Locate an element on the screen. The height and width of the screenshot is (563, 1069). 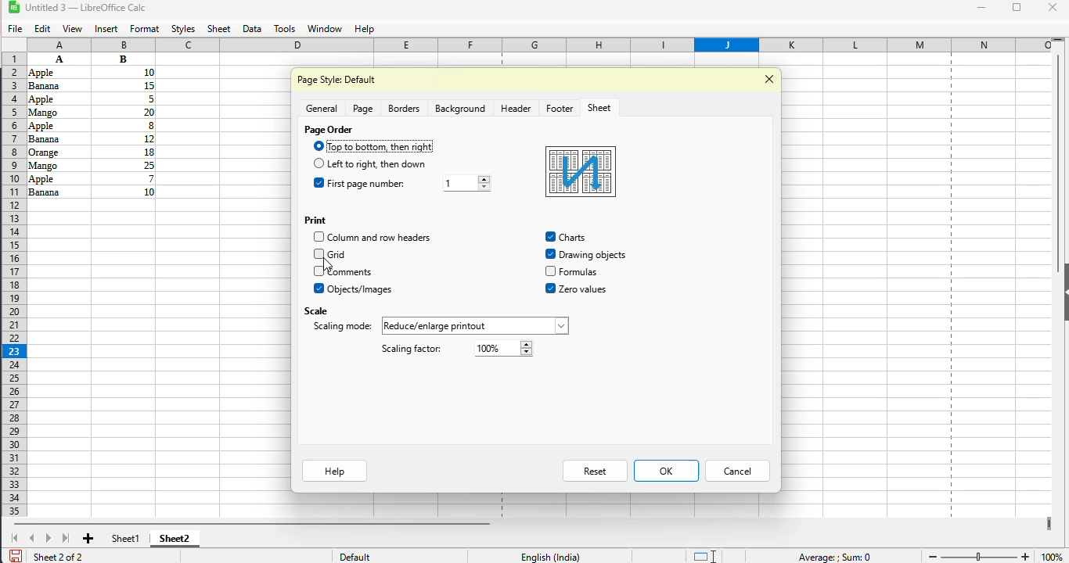
tools is located at coordinates (284, 29).